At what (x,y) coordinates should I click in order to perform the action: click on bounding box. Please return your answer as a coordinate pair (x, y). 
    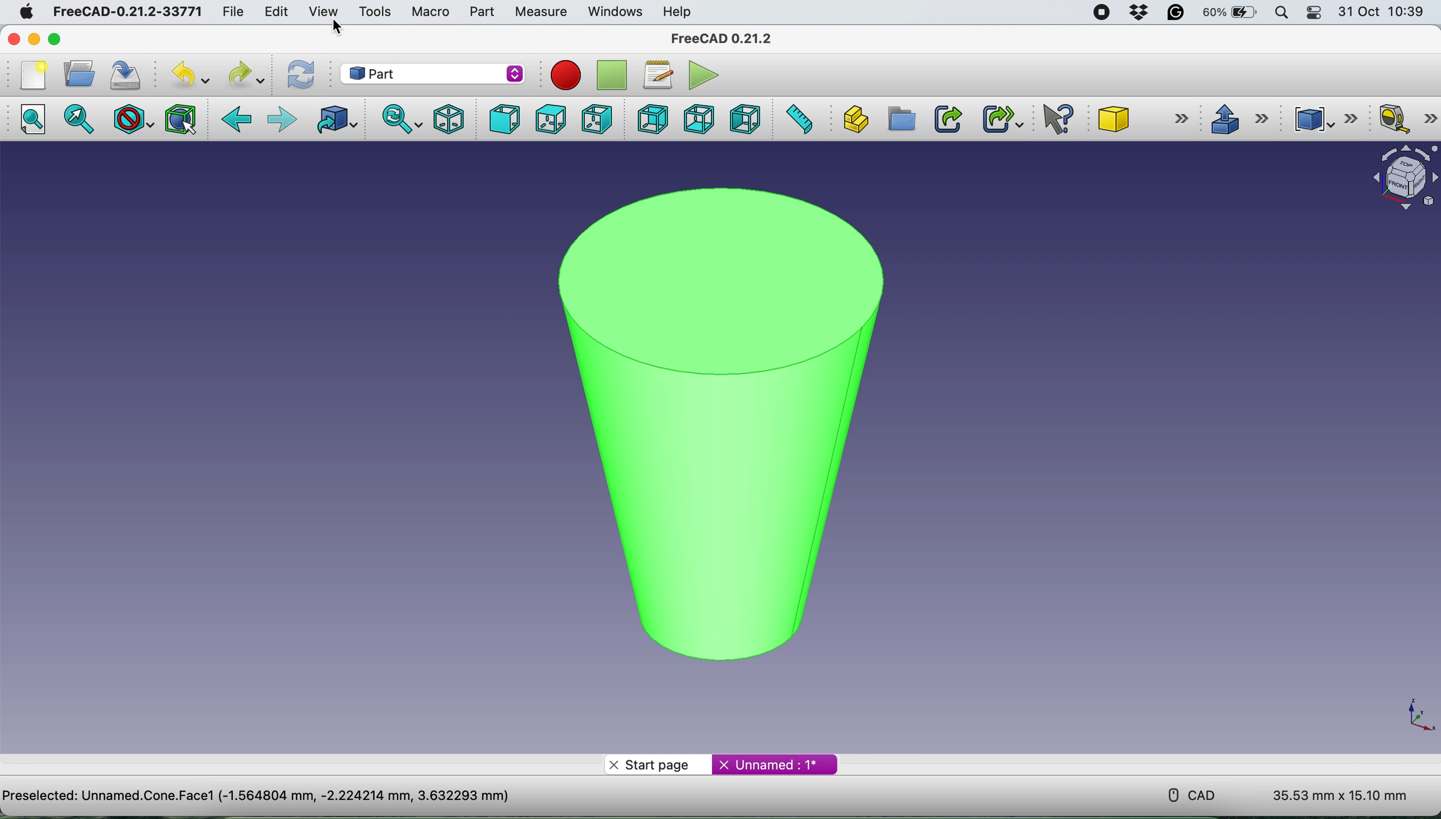
    Looking at the image, I should click on (179, 119).